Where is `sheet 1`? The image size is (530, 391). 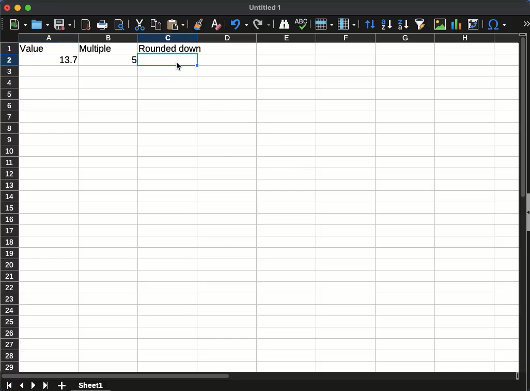 sheet 1 is located at coordinates (90, 386).